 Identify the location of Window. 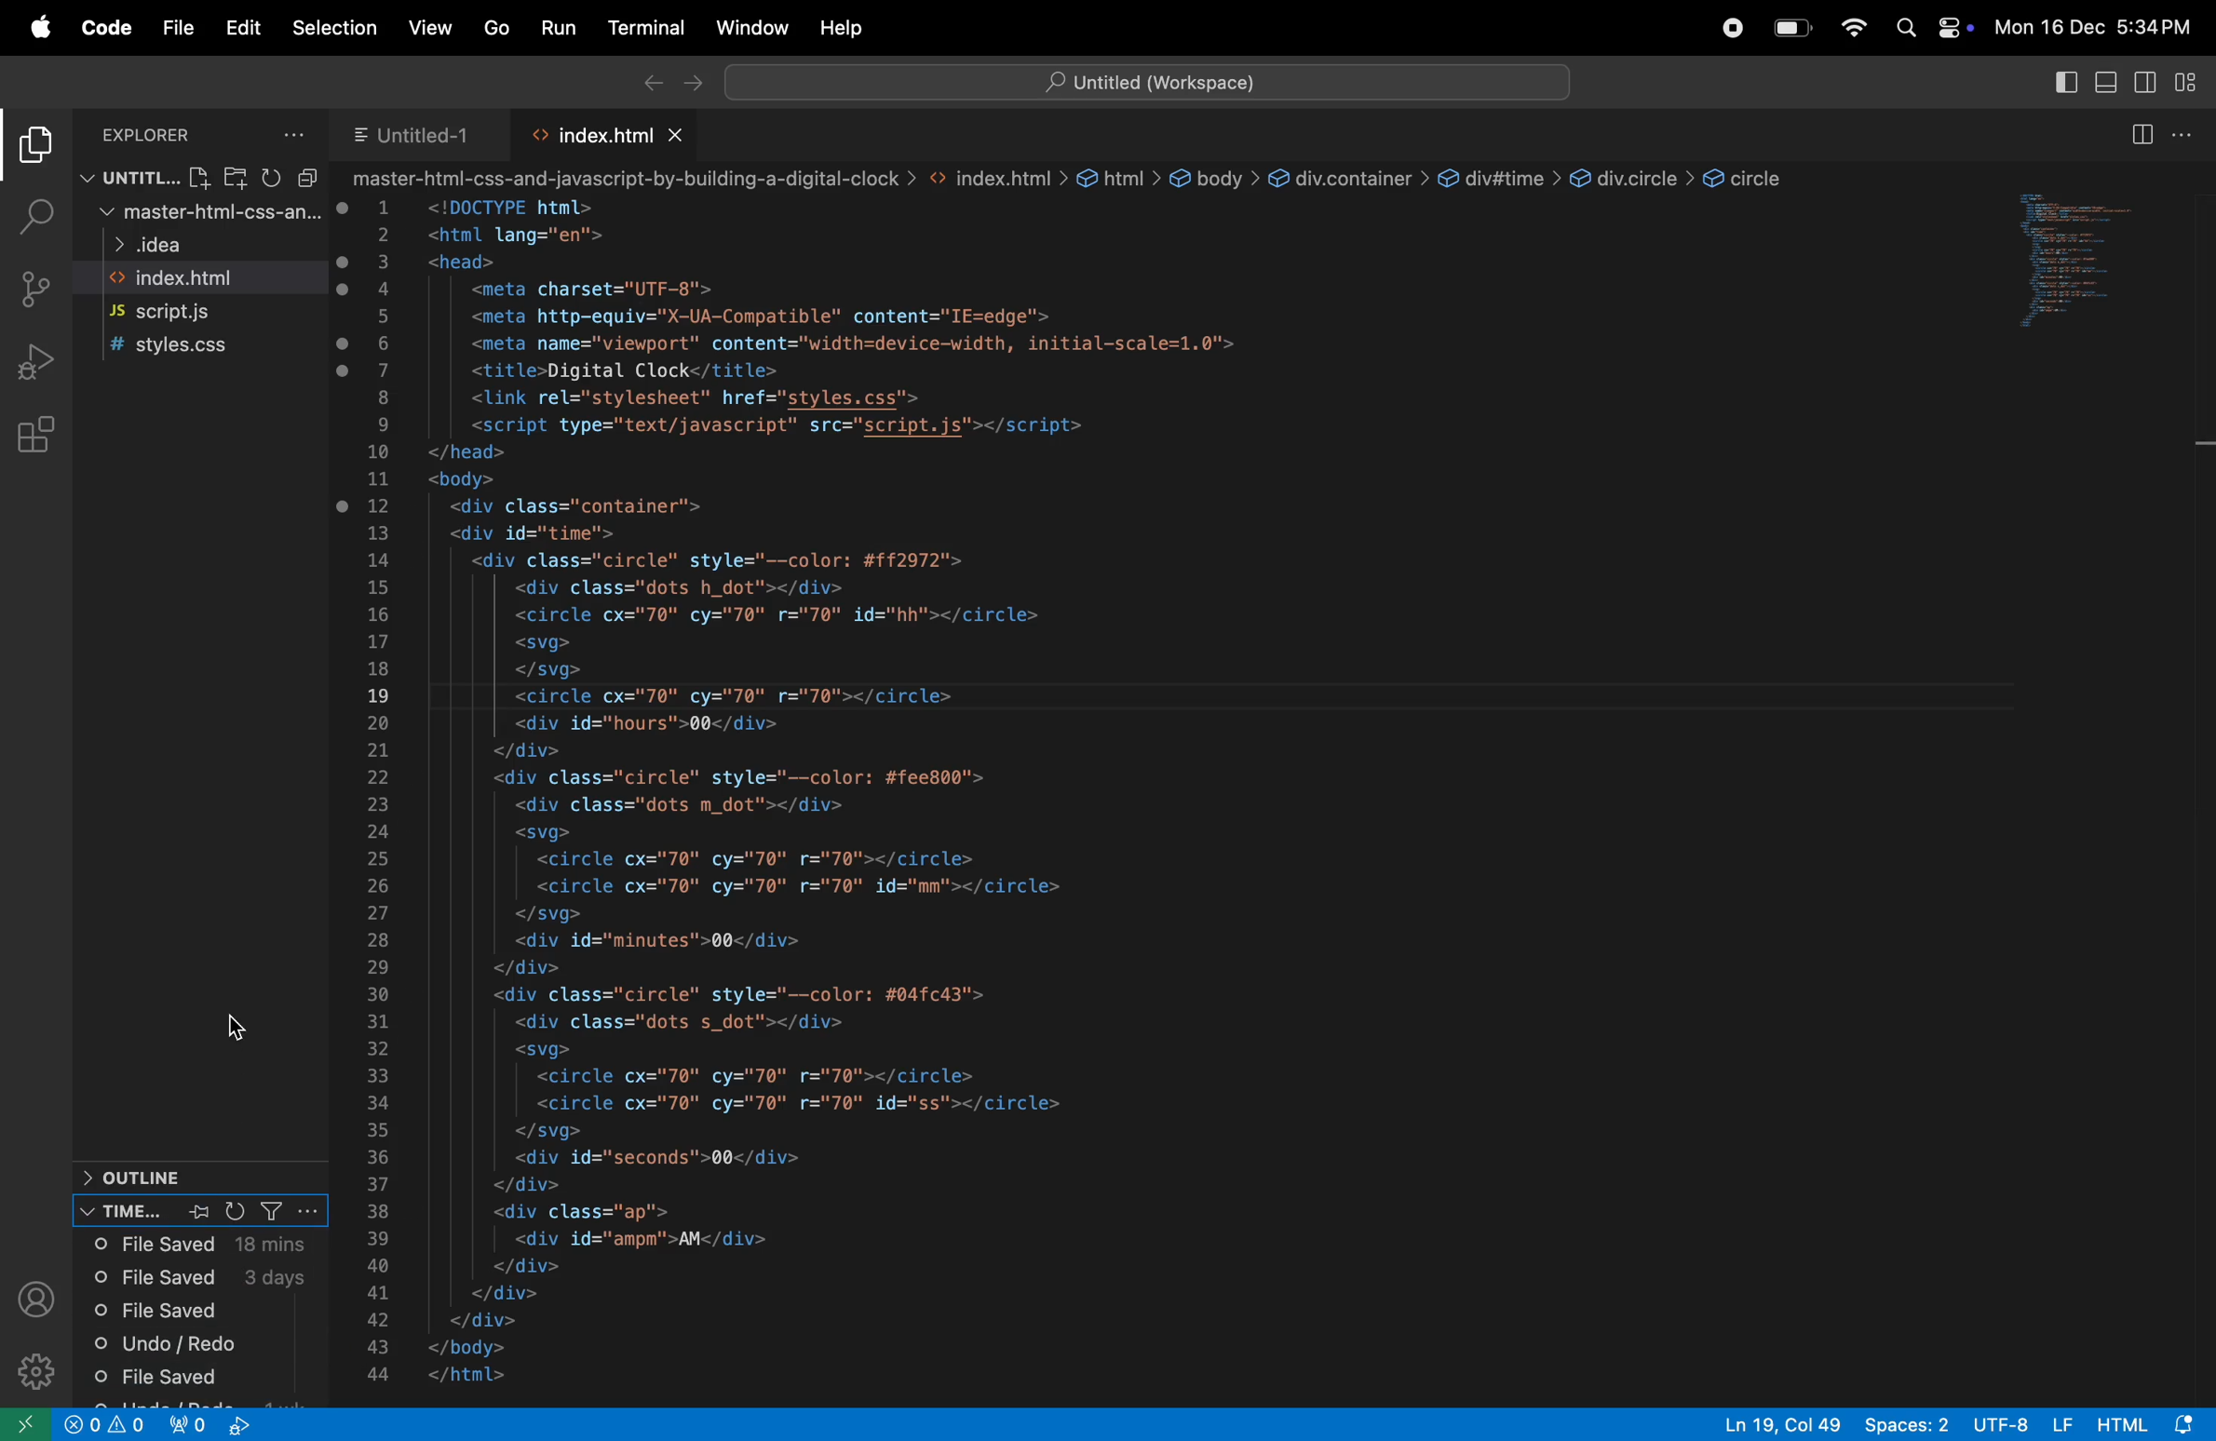
(754, 26).